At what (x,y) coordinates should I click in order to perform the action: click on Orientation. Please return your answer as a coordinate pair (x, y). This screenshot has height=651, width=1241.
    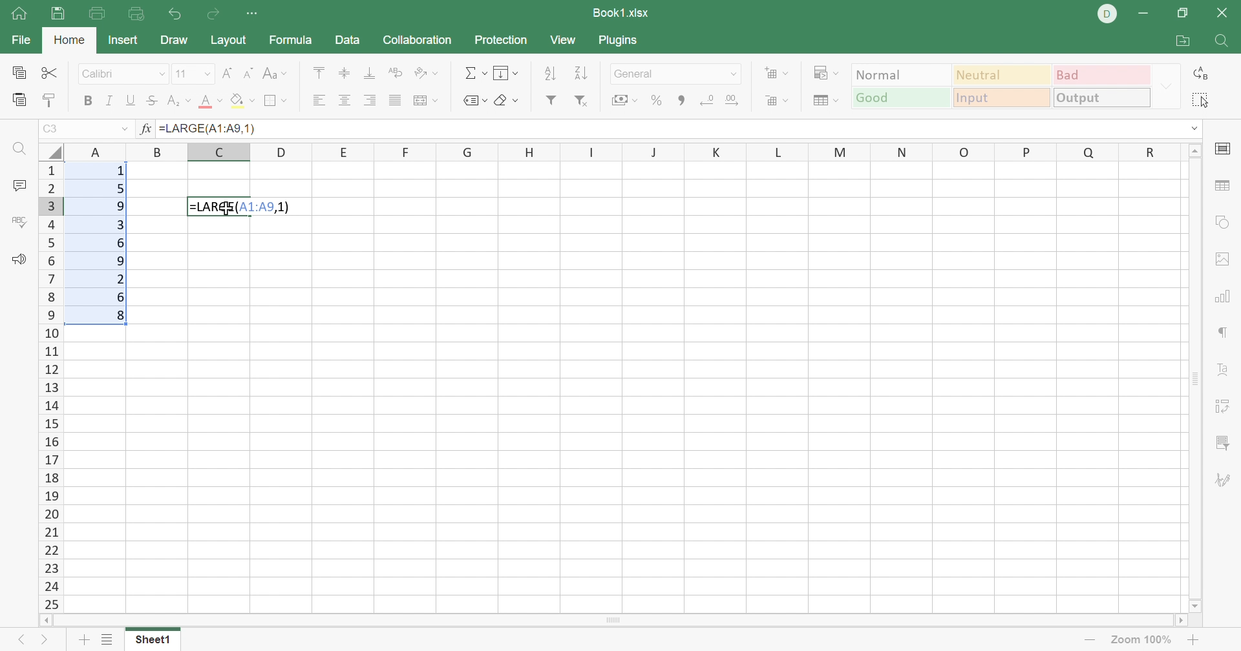
    Looking at the image, I should click on (427, 70).